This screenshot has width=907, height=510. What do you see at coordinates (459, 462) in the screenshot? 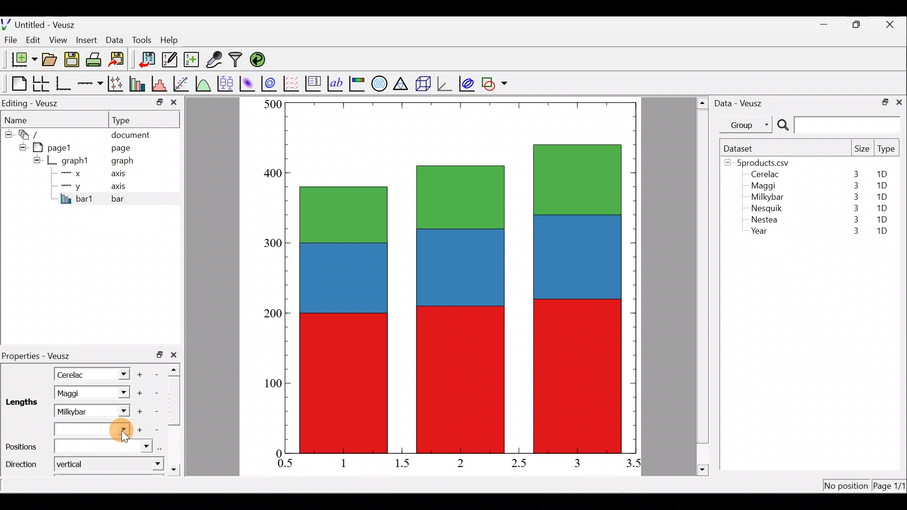
I see `2` at bounding box center [459, 462].